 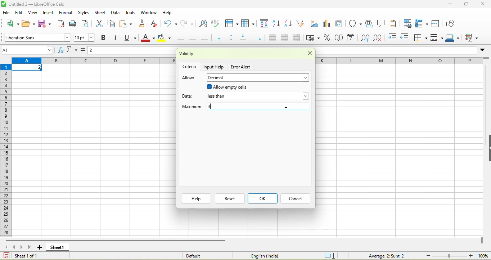 What do you see at coordinates (203, 255) in the screenshot?
I see `default` at bounding box center [203, 255].